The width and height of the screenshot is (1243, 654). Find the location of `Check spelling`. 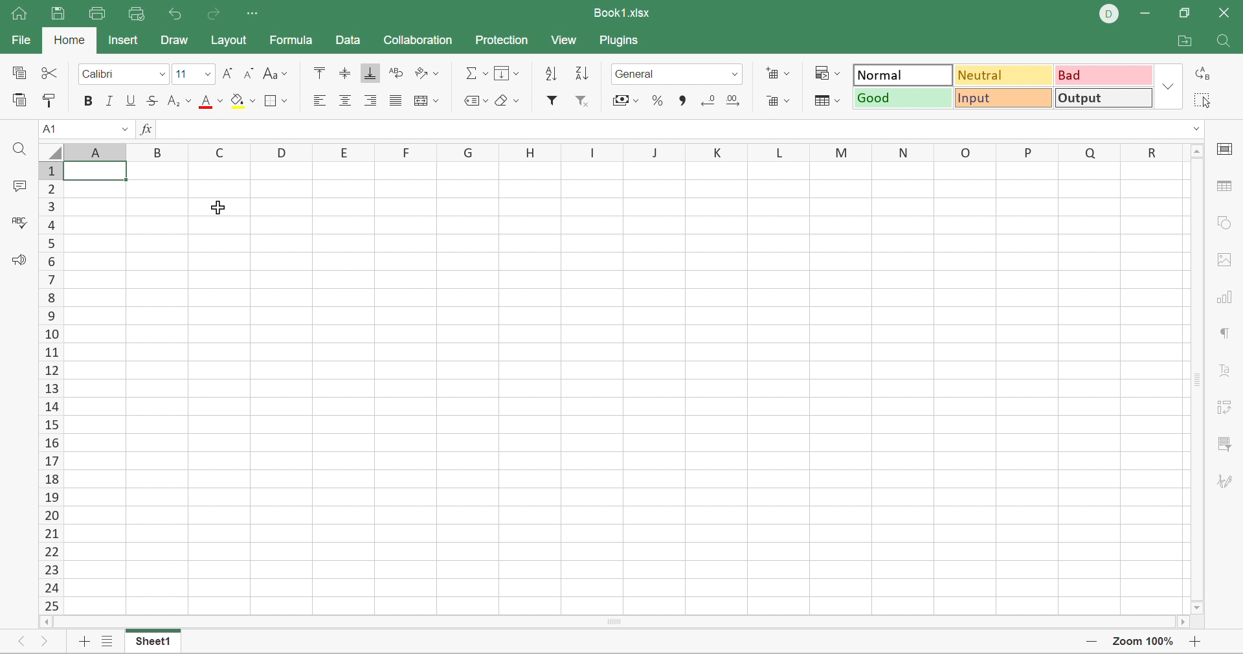

Check spelling is located at coordinates (16, 223).